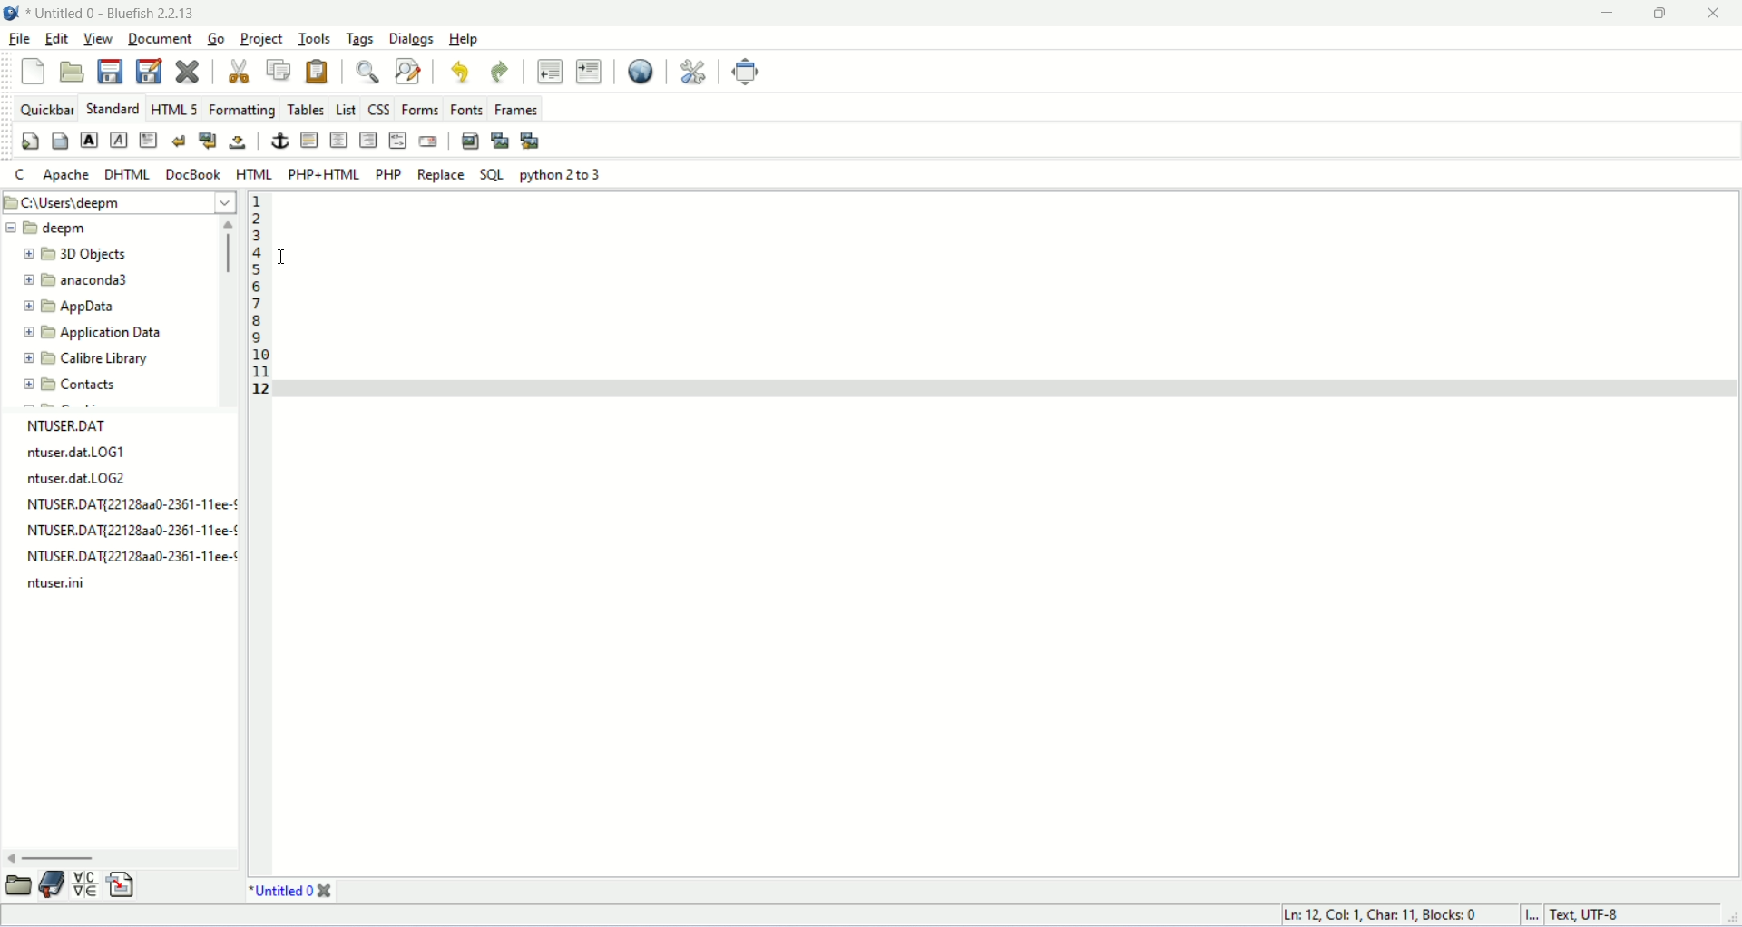 The image size is (1742, 927). Describe the element at coordinates (390, 174) in the screenshot. I see `PHP` at that location.